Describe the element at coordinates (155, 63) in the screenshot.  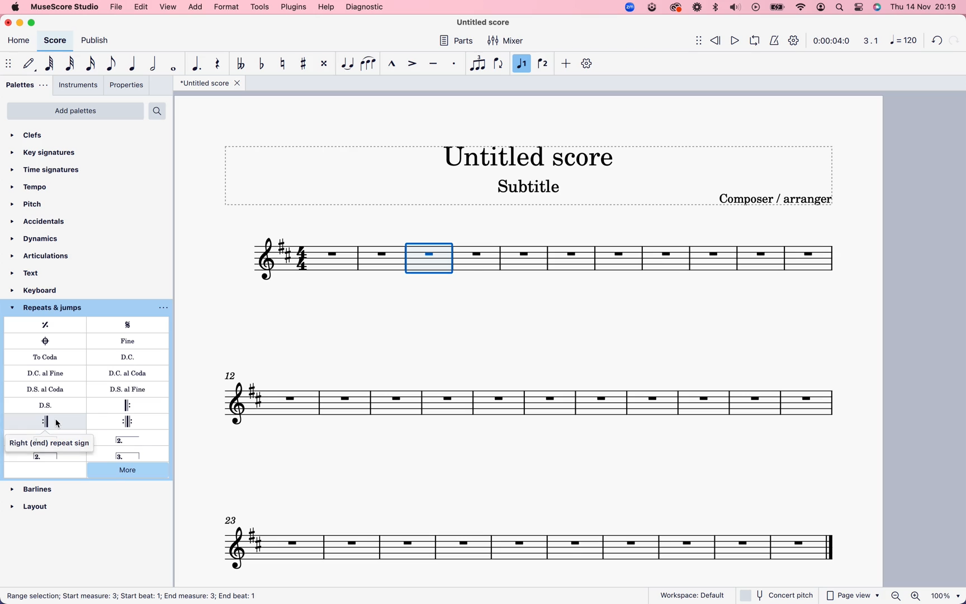
I see `half note` at that location.